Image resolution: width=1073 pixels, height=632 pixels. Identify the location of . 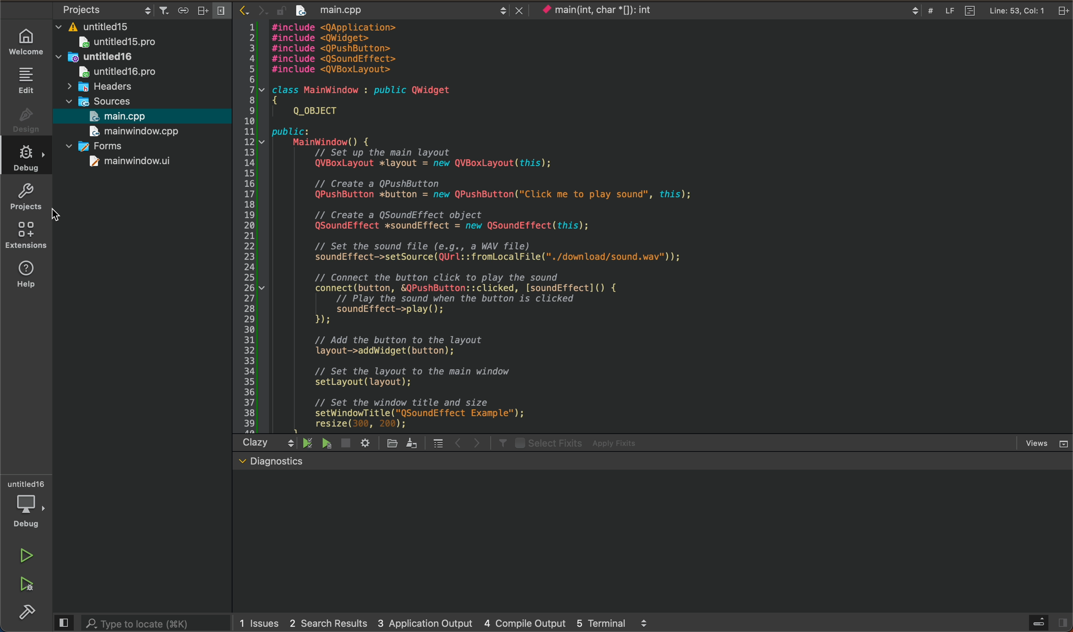
(133, 131).